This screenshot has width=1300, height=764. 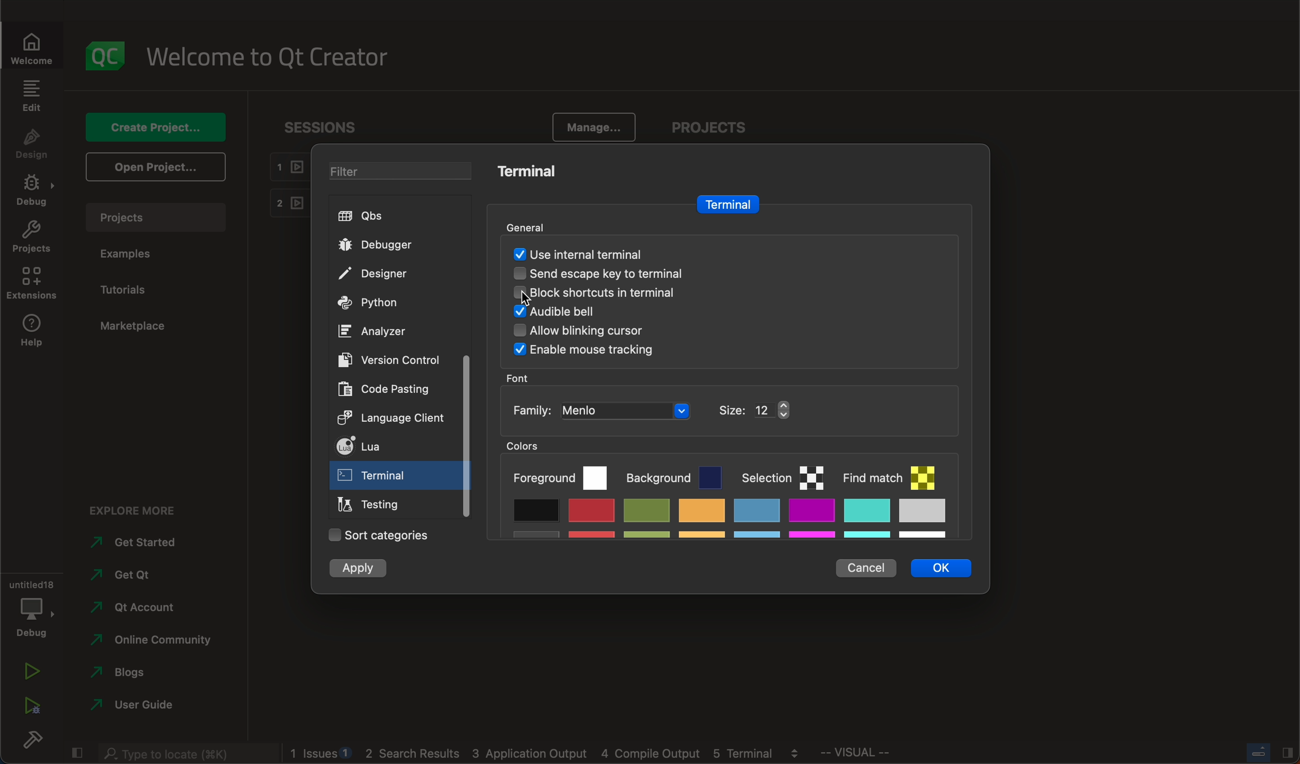 I want to click on version, so click(x=395, y=358).